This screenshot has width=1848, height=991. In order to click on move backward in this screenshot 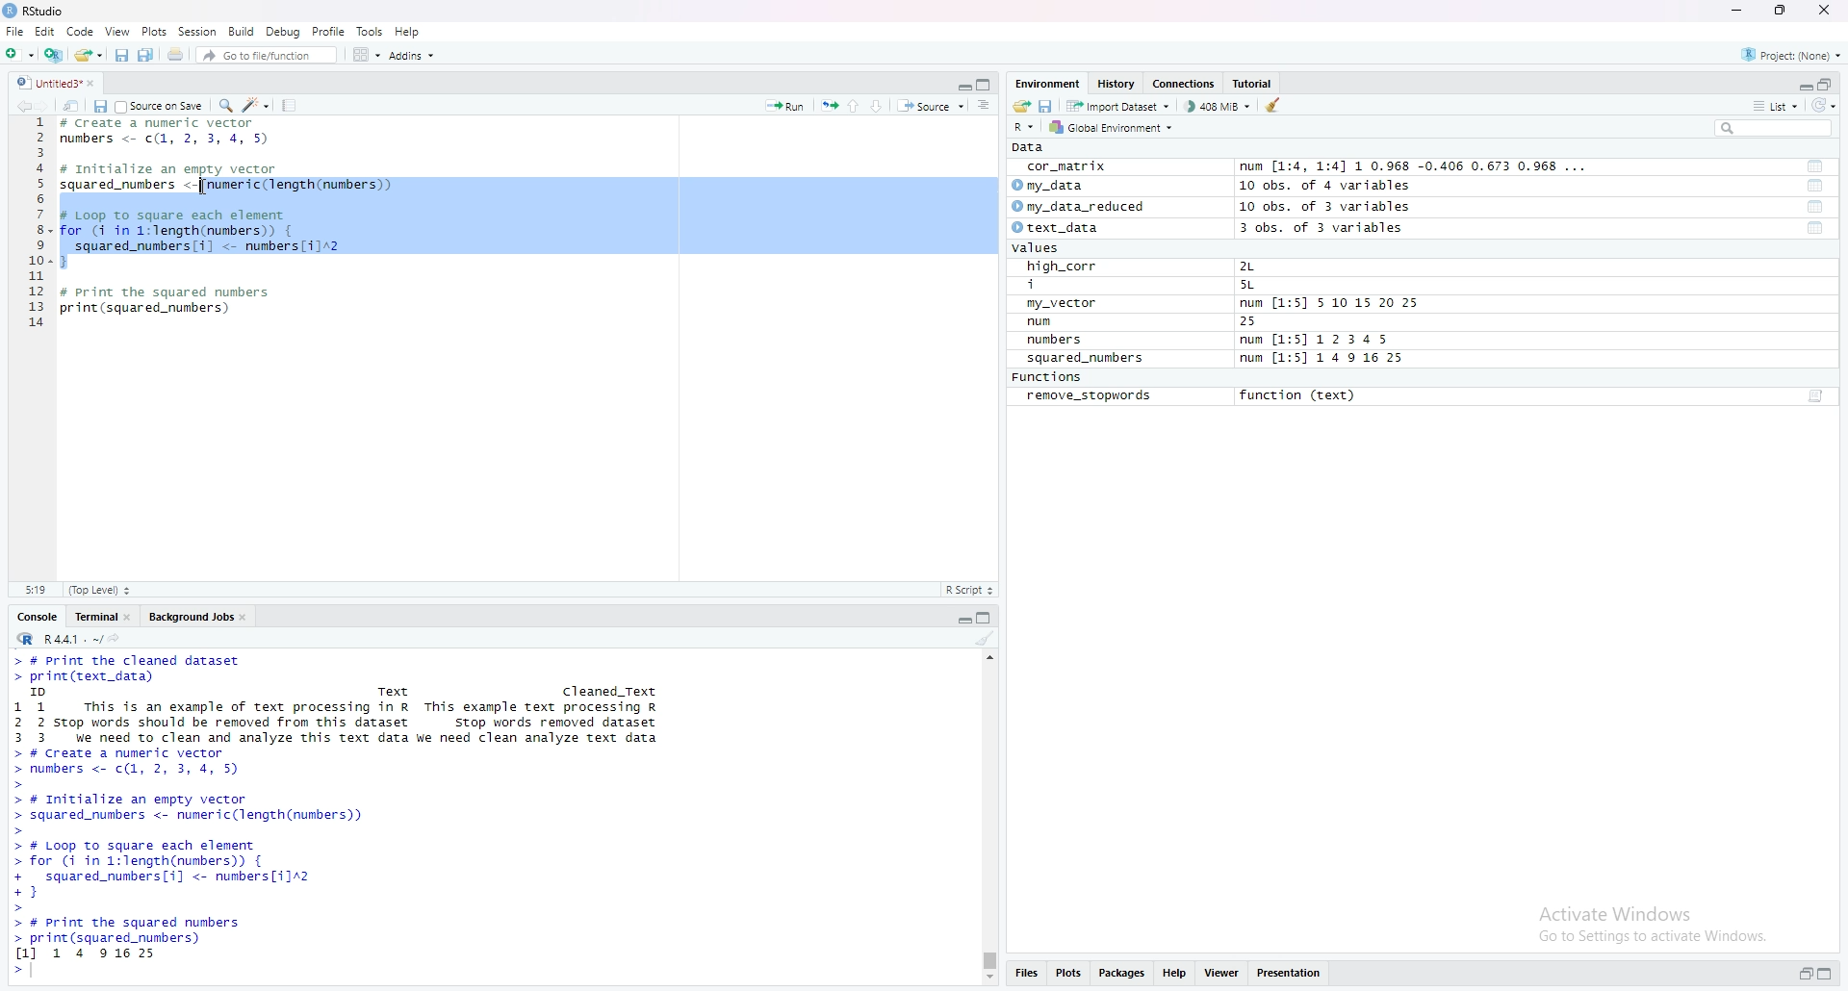, I will do `click(23, 104)`.